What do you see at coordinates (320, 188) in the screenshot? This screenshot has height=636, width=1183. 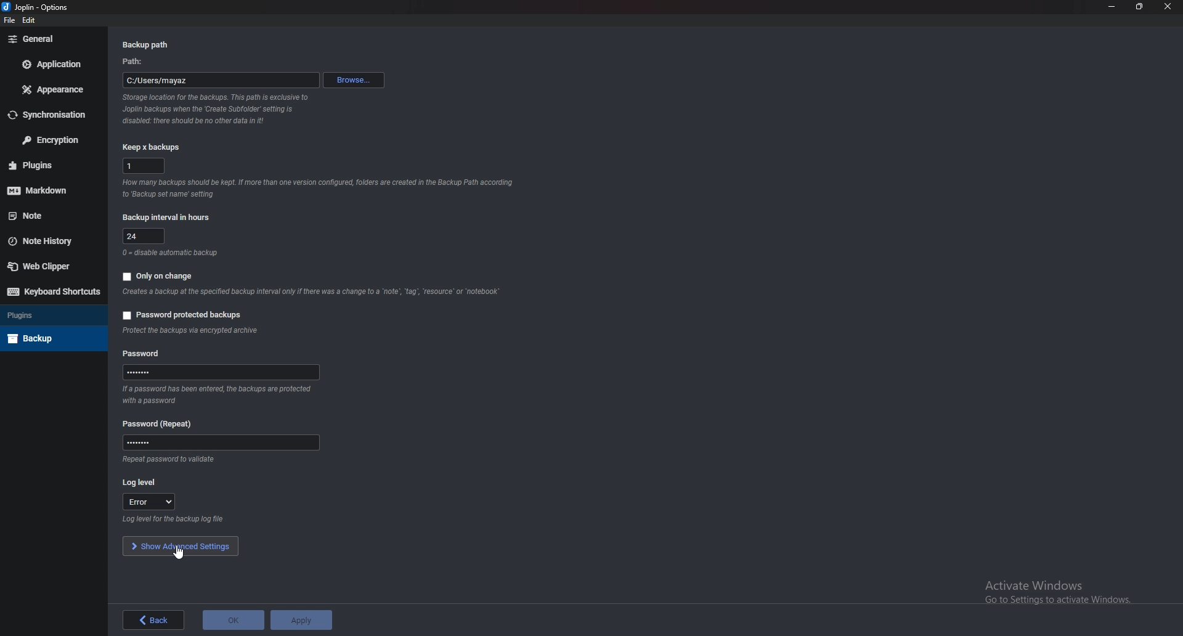 I see `Info` at bounding box center [320, 188].